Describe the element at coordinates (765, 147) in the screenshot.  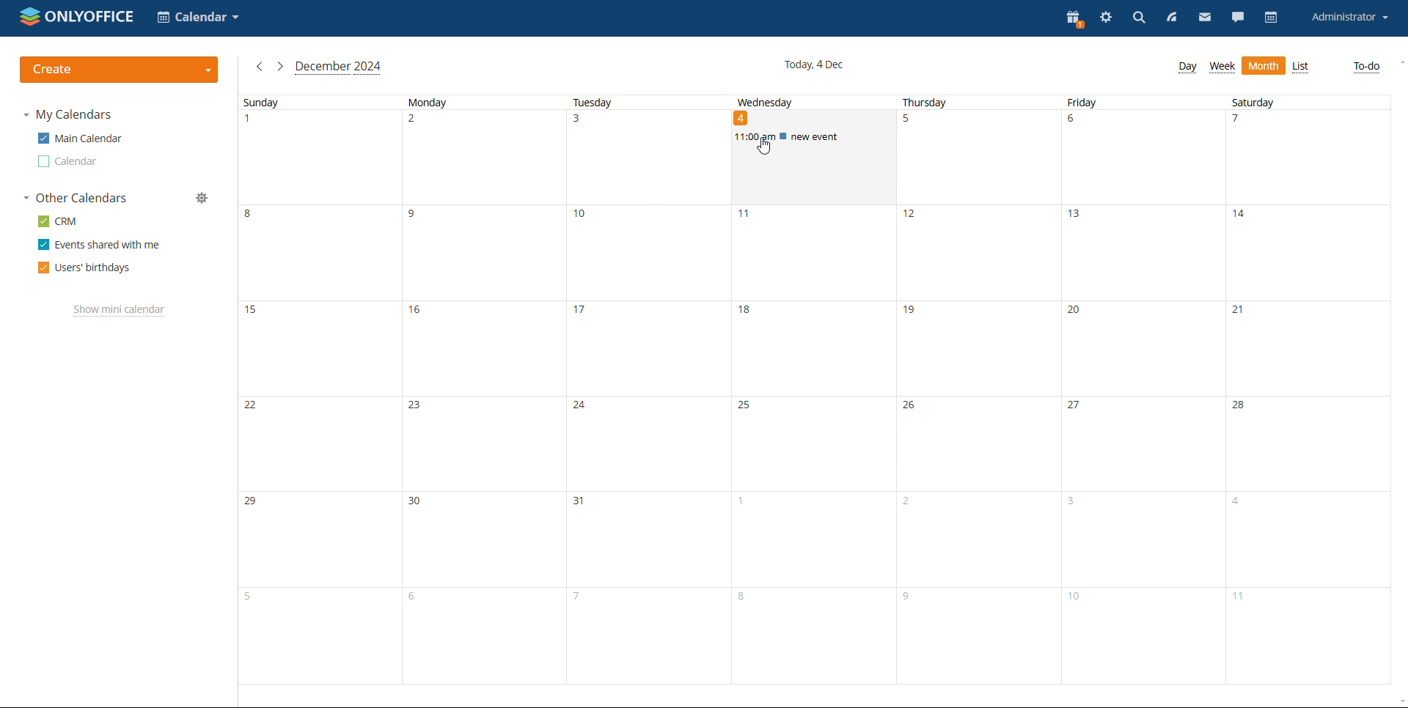
I see `cursor` at that location.